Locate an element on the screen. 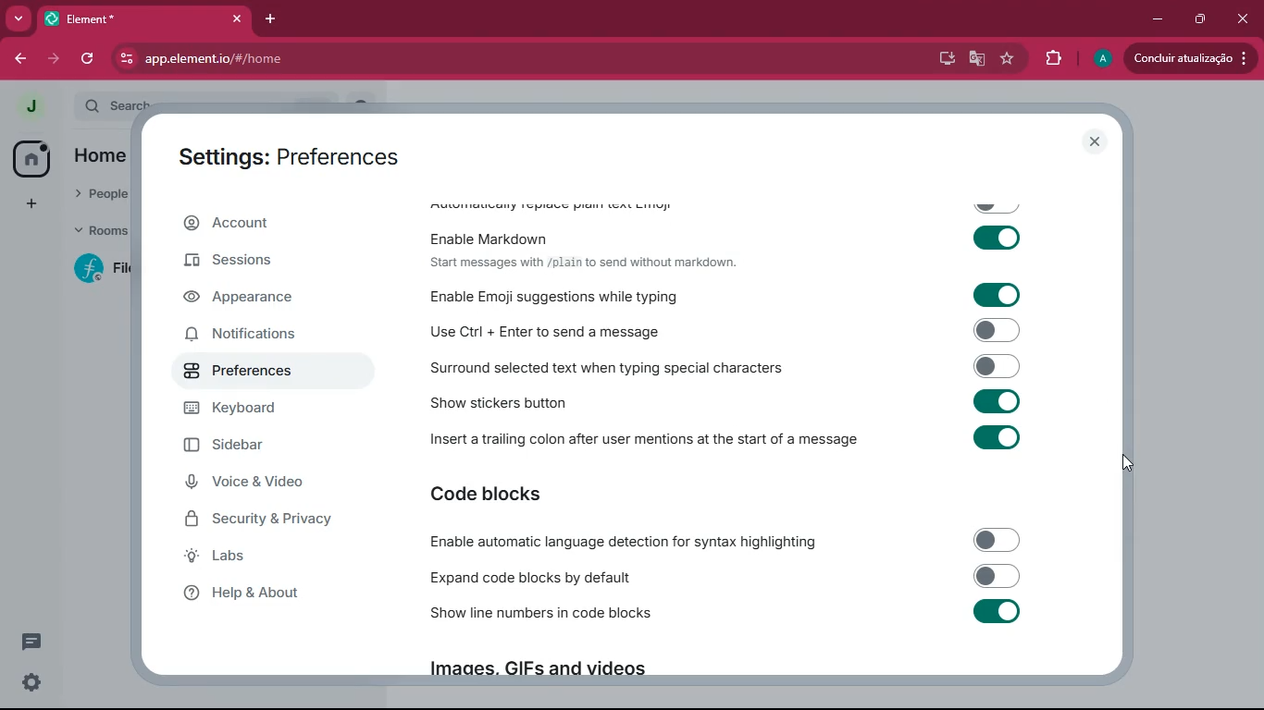 This screenshot has height=710, width=1264. close is located at coordinates (1096, 142).